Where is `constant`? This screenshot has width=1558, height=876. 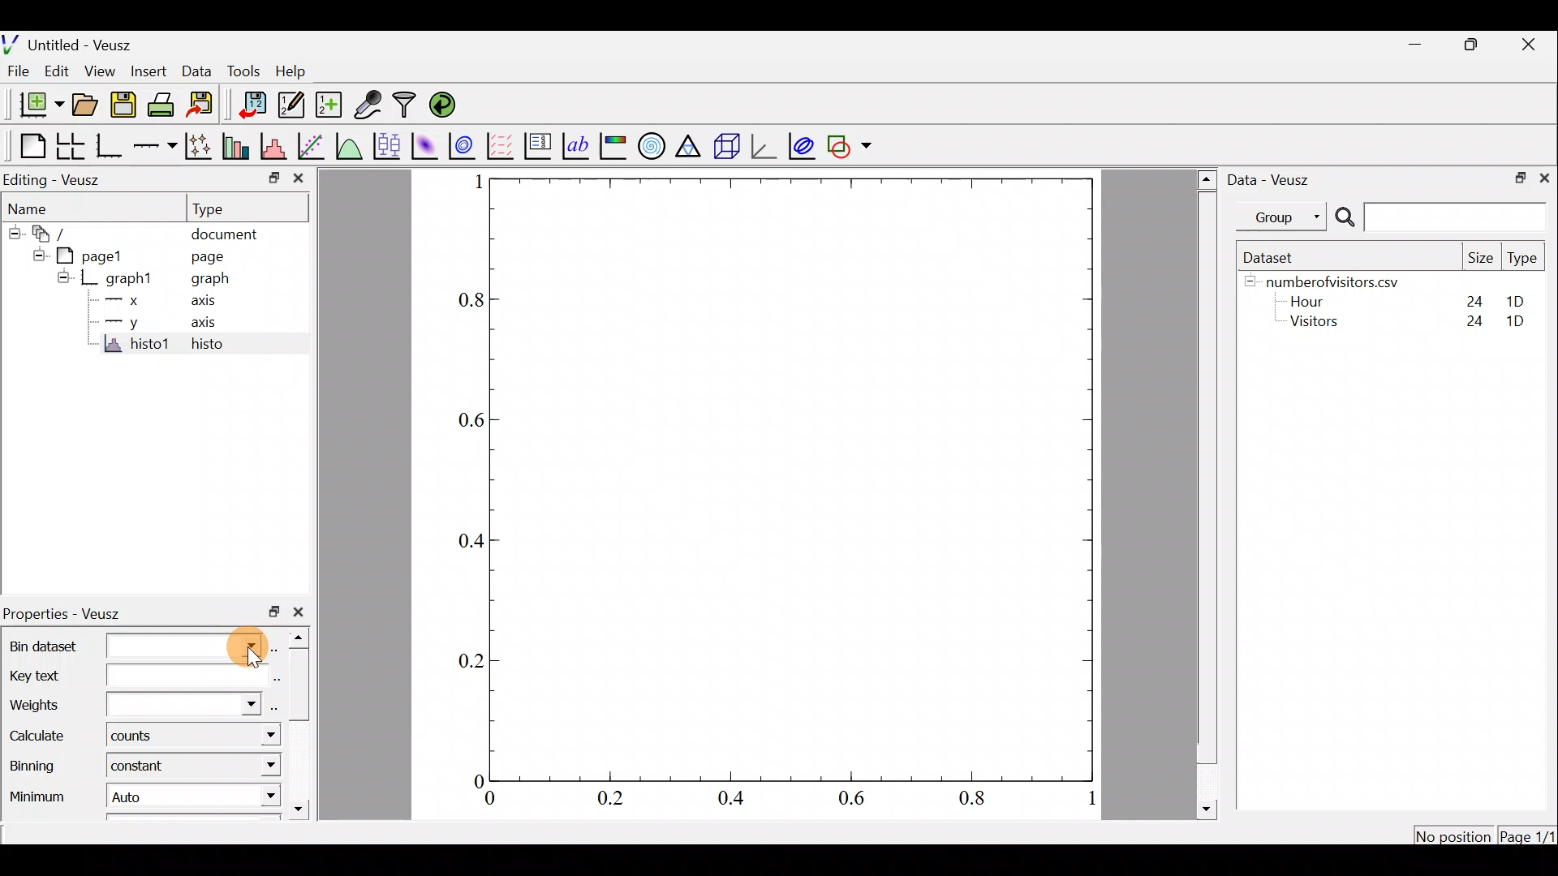 constant is located at coordinates (144, 765).